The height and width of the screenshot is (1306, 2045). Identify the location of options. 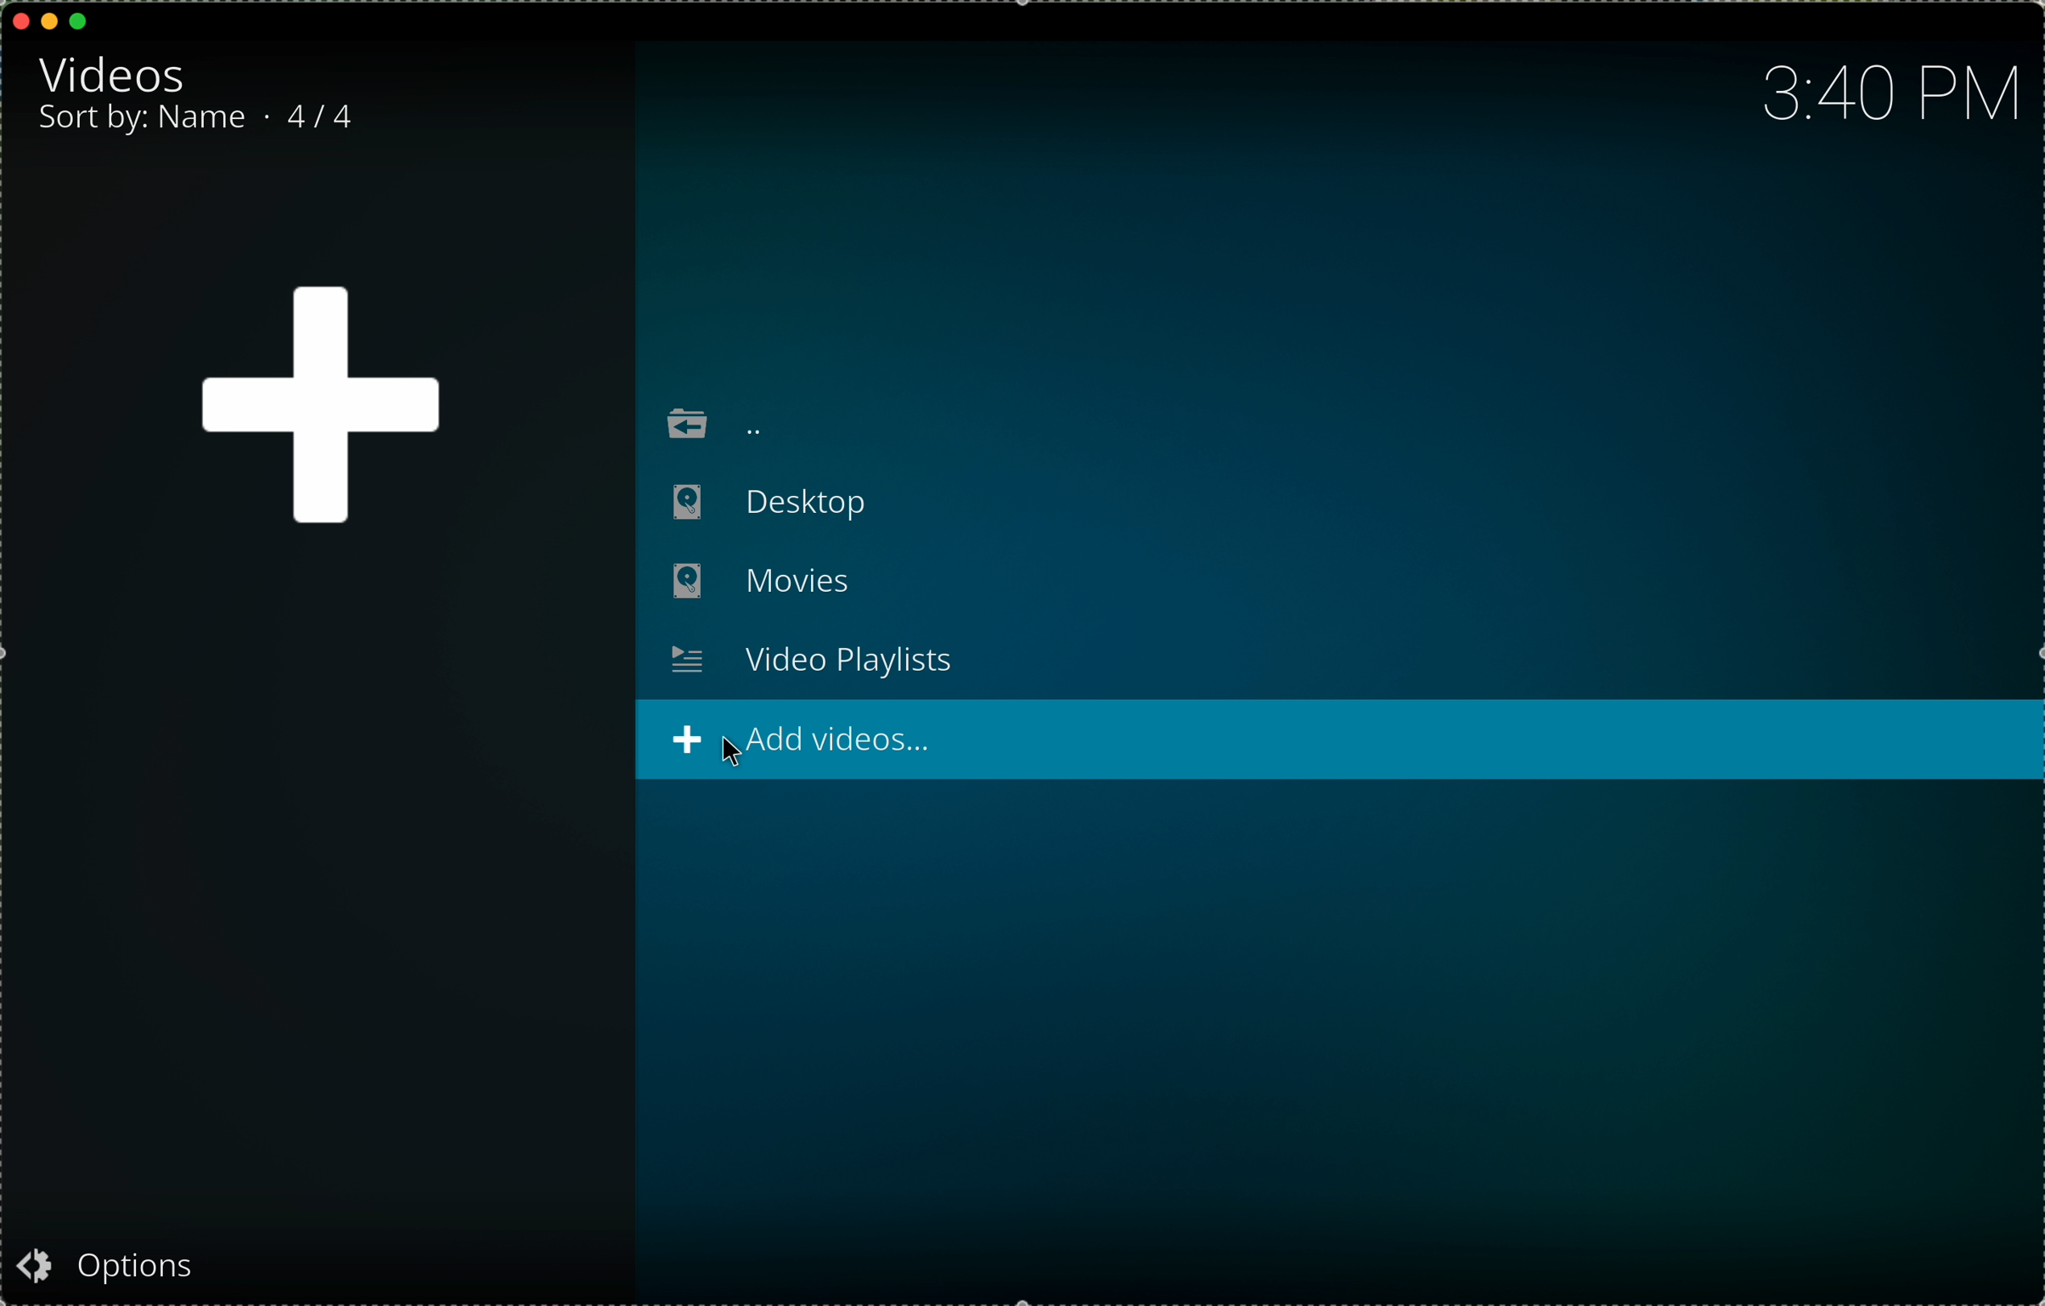
(121, 1264).